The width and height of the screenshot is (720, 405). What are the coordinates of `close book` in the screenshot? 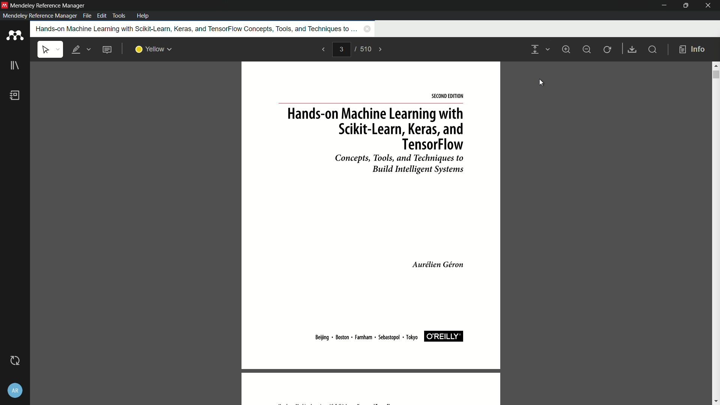 It's located at (367, 29).